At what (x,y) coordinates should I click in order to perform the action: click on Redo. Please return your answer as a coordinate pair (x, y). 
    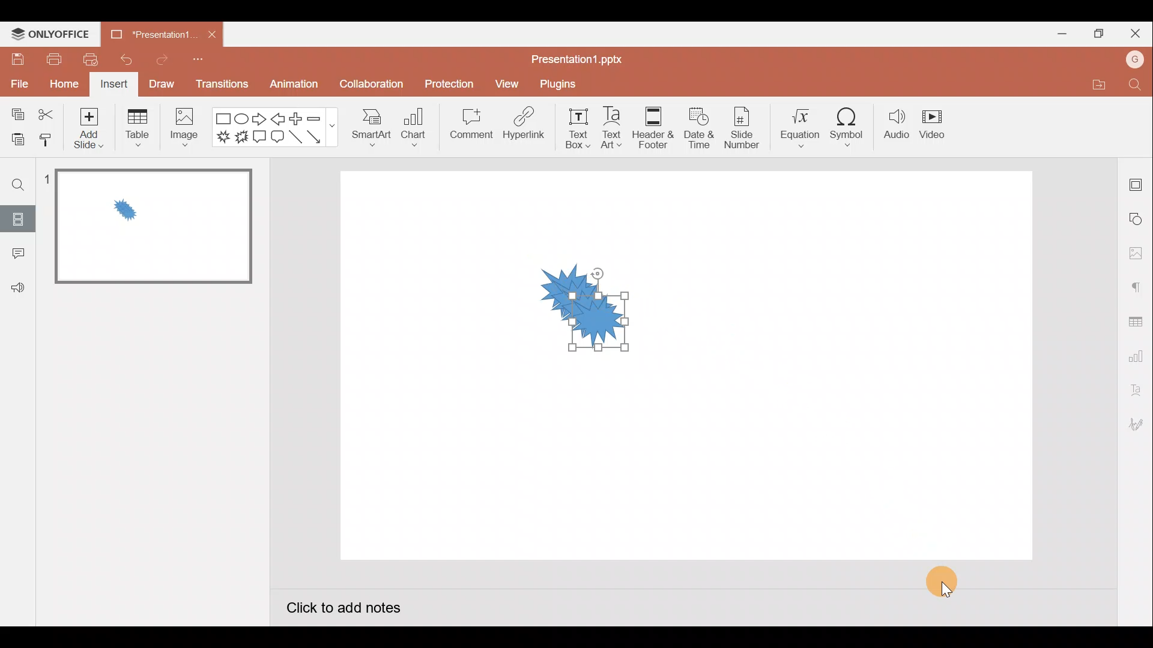
    Looking at the image, I should click on (157, 60).